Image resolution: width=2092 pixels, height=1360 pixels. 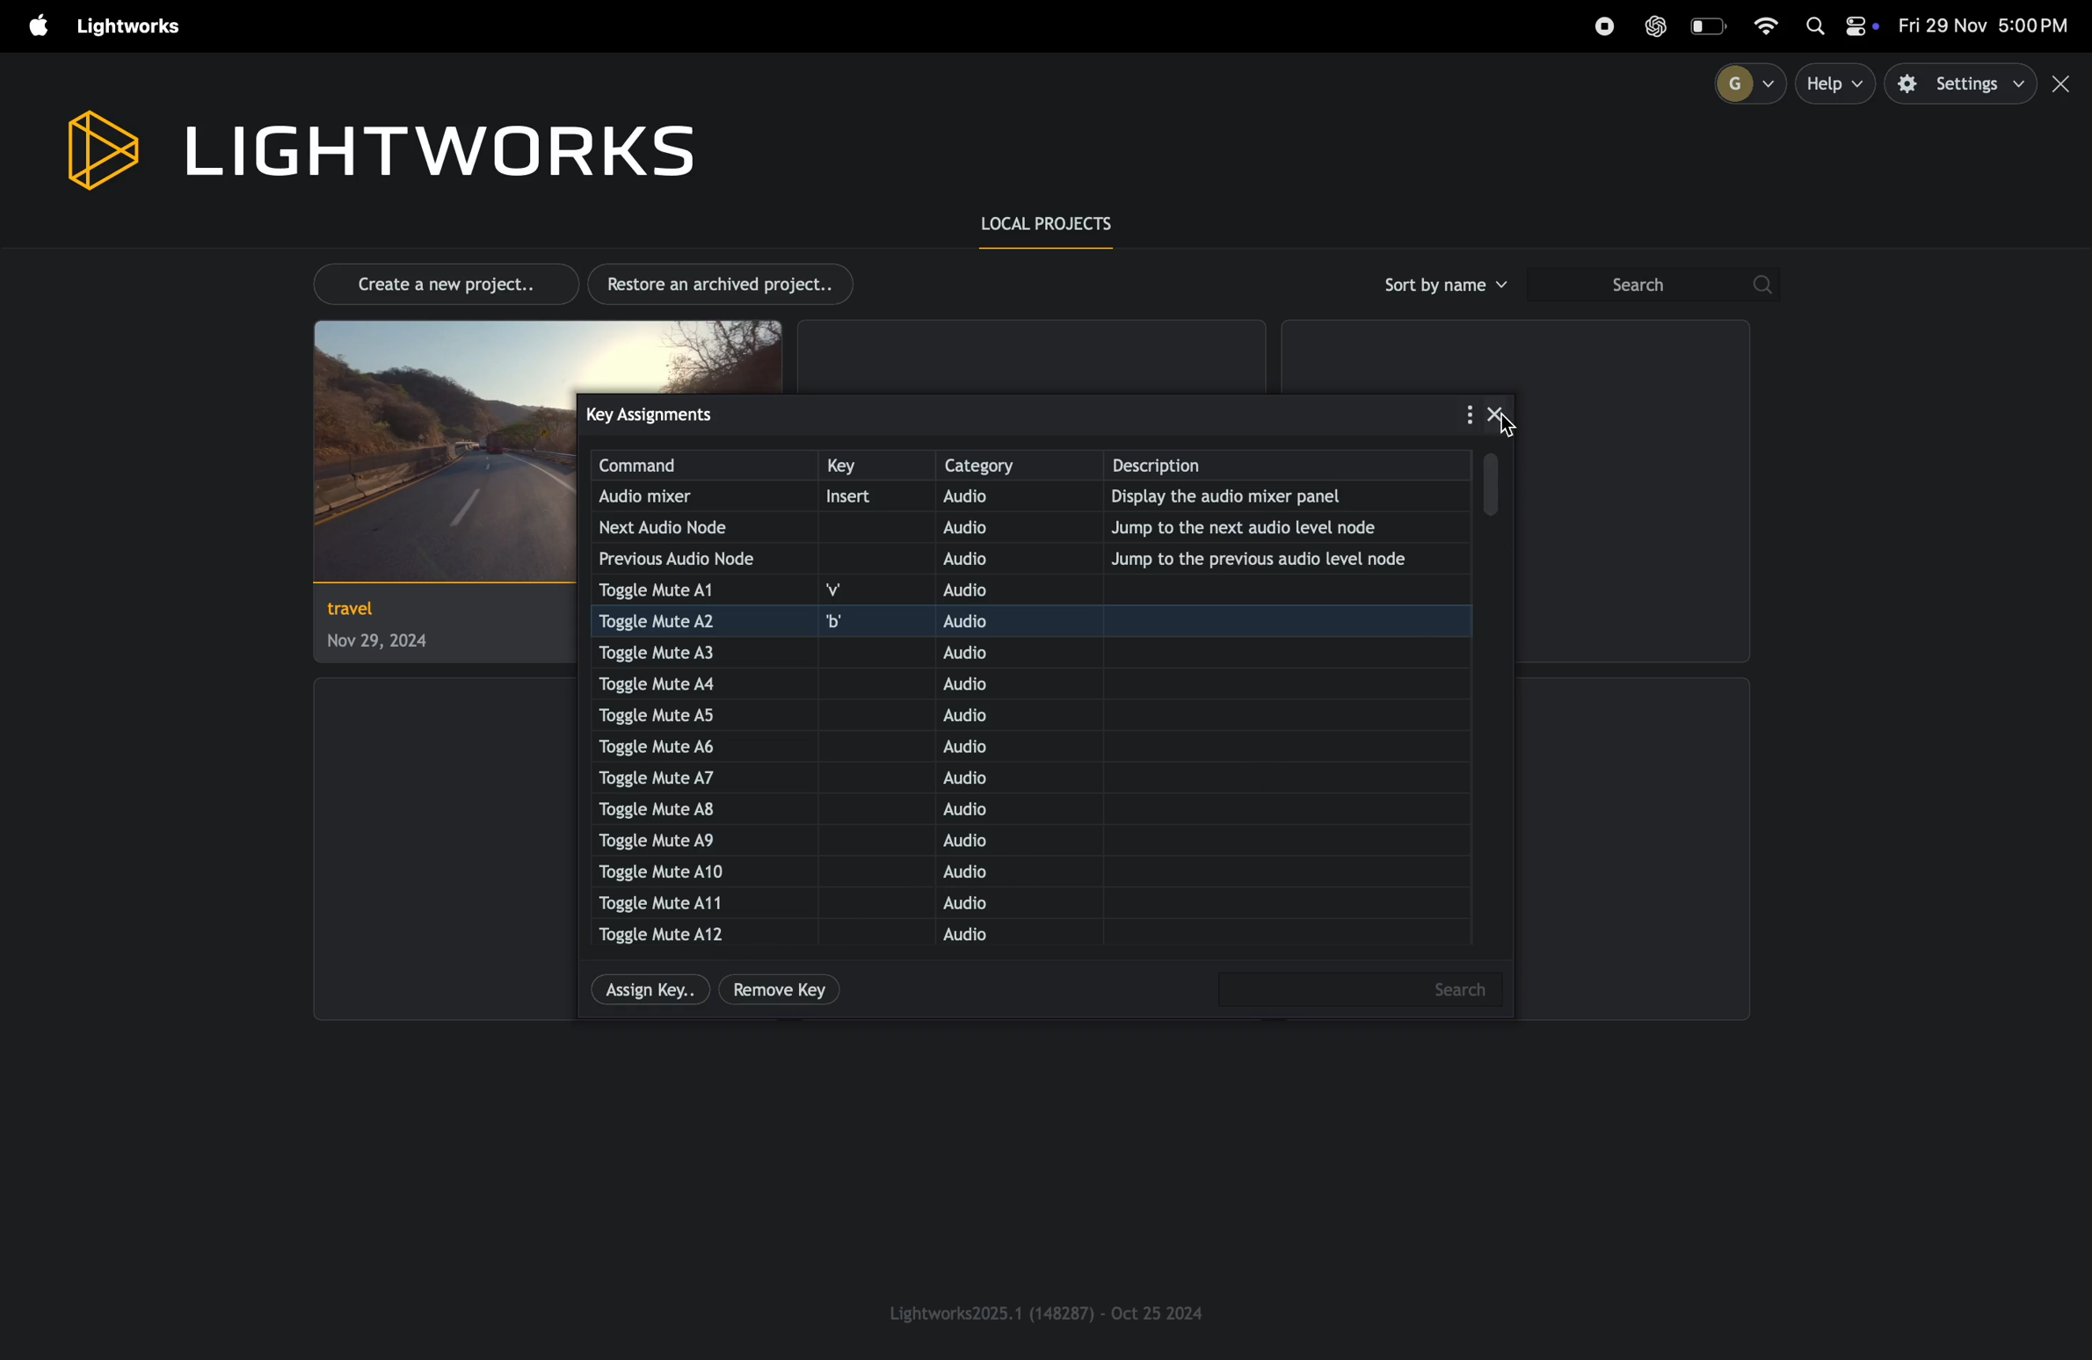 What do you see at coordinates (1963, 84) in the screenshot?
I see `settings` at bounding box center [1963, 84].